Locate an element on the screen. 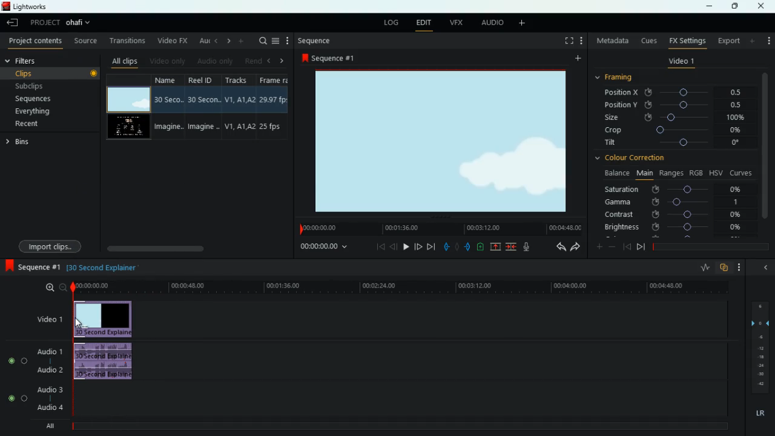  audio only is located at coordinates (215, 61).